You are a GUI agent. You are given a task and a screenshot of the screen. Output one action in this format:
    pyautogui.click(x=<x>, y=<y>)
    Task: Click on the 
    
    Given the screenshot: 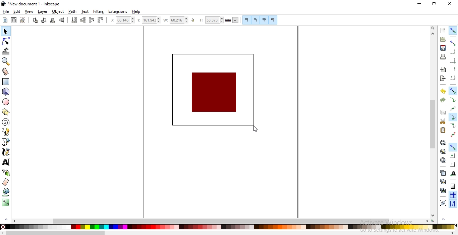 What is the action you would take?
    pyautogui.click(x=56, y=233)
    